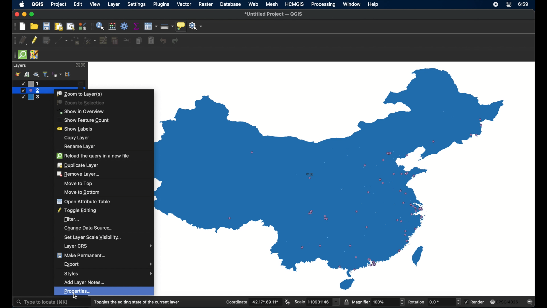 The width and height of the screenshot is (547, 308). What do you see at coordinates (253, 4) in the screenshot?
I see `web` at bounding box center [253, 4].